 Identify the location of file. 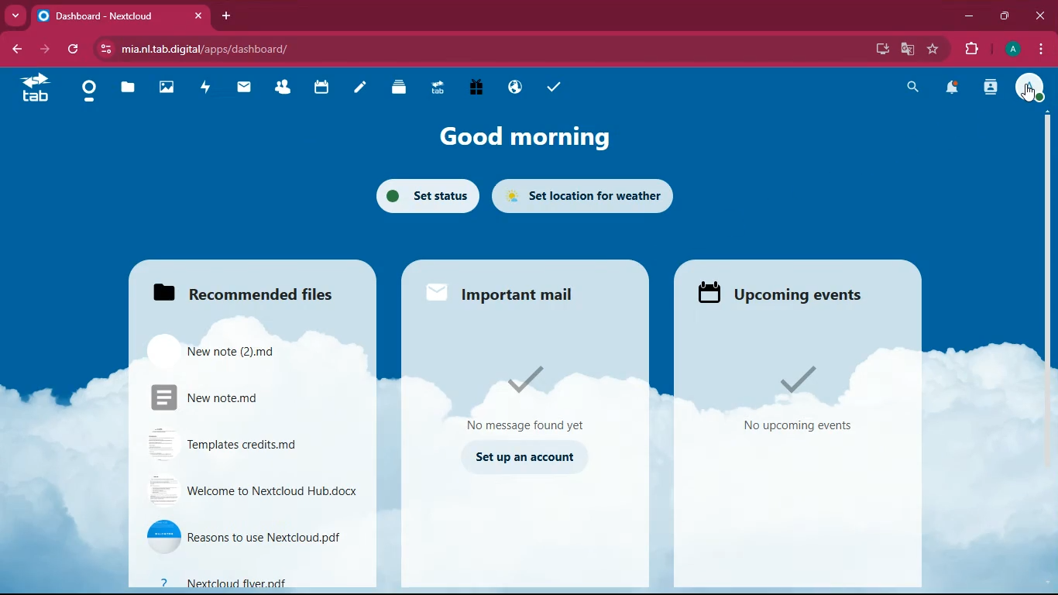
(241, 353).